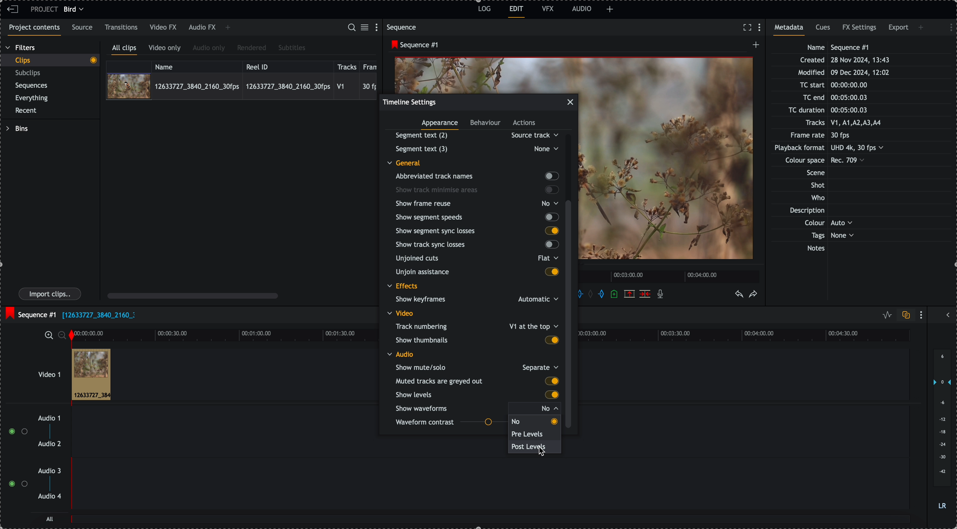  I want to click on abbreviated track names, so click(476, 176).